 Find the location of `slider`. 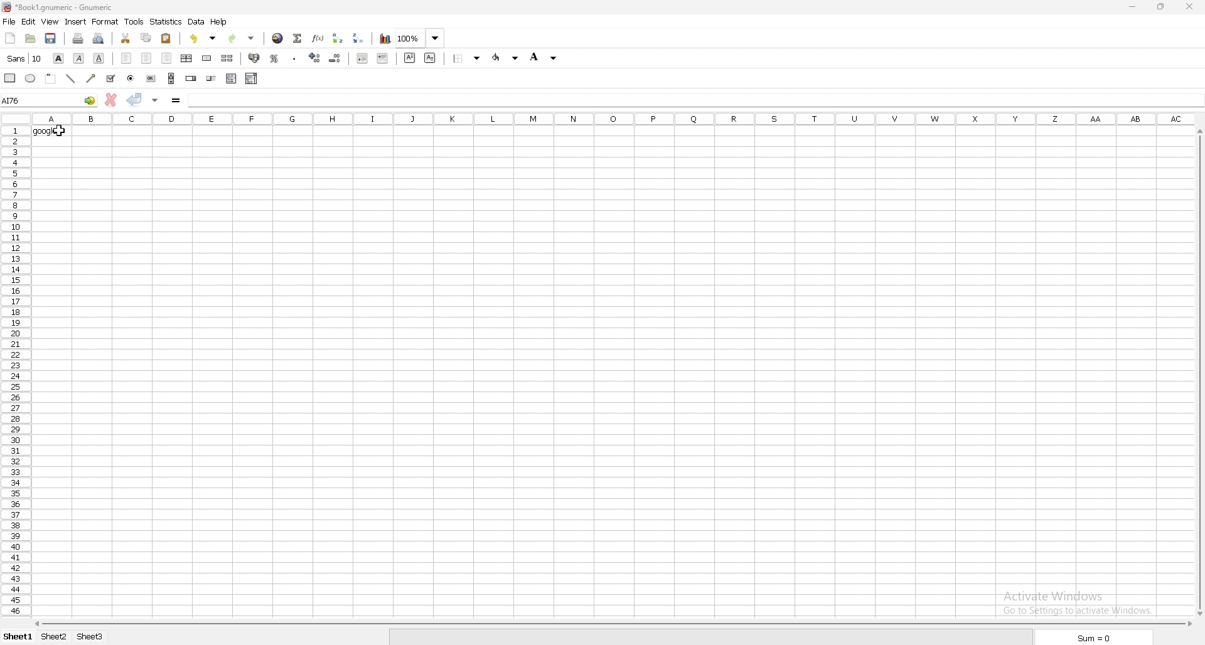

slider is located at coordinates (211, 78).